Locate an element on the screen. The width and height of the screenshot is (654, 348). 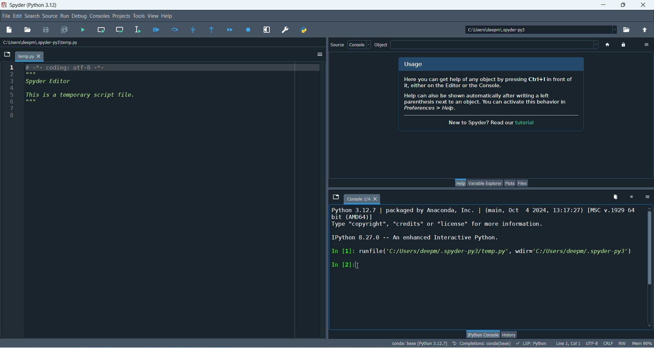
console text is located at coordinates (485, 242).